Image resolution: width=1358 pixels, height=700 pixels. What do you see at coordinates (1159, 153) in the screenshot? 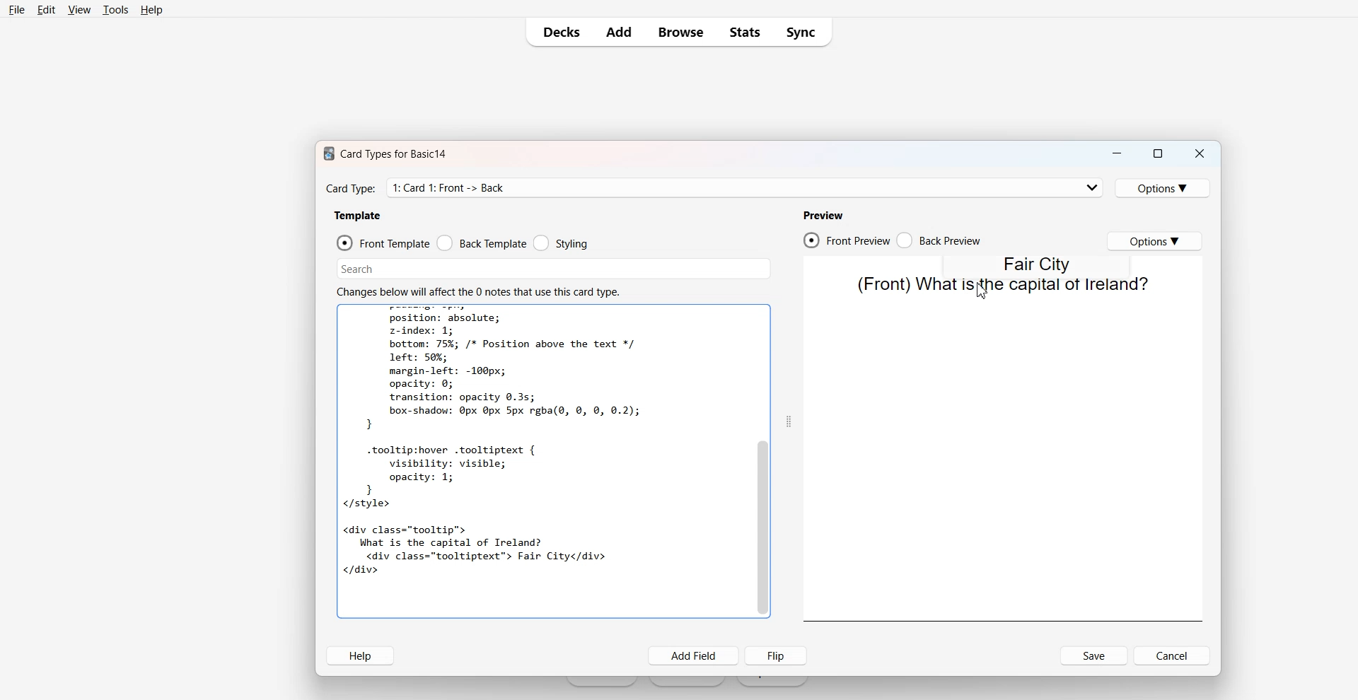
I see `Maximize` at bounding box center [1159, 153].